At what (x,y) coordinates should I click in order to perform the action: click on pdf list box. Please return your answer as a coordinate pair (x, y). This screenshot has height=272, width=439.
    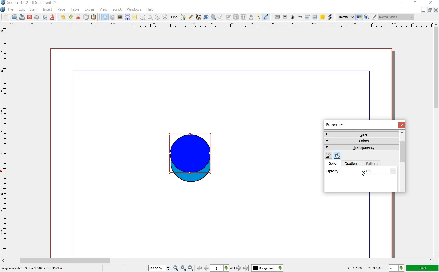
    Looking at the image, I should click on (315, 16).